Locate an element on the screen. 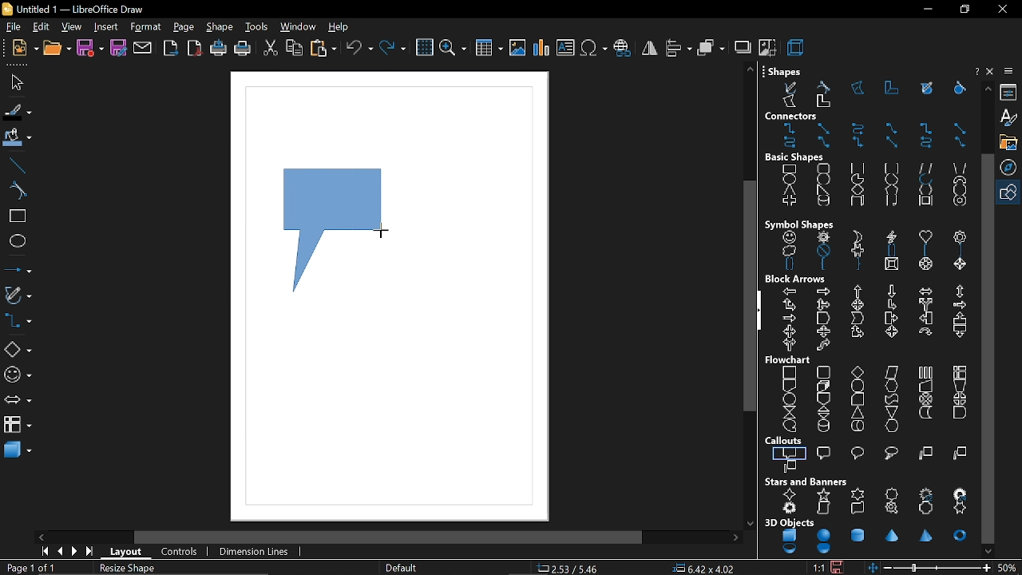 The width and height of the screenshot is (1022, 575). cone is located at coordinates (893, 535).